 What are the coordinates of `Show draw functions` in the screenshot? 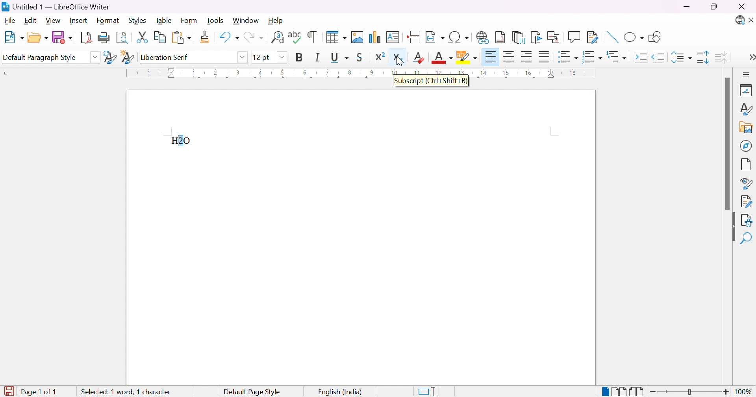 It's located at (654, 37).